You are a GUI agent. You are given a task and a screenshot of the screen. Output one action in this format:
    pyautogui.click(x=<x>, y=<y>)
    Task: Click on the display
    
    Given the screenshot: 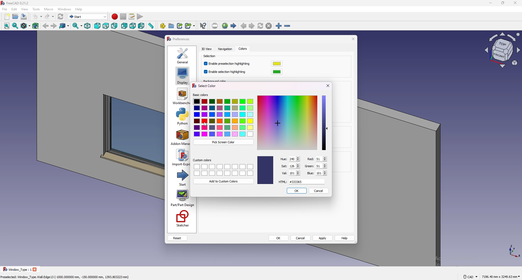 What is the action you would take?
    pyautogui.click(x=182, y=76)
    